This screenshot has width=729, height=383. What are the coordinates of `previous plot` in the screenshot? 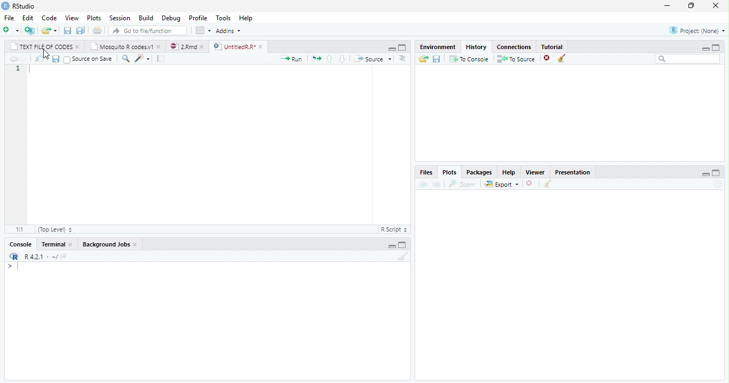 It's located at (423, 185).